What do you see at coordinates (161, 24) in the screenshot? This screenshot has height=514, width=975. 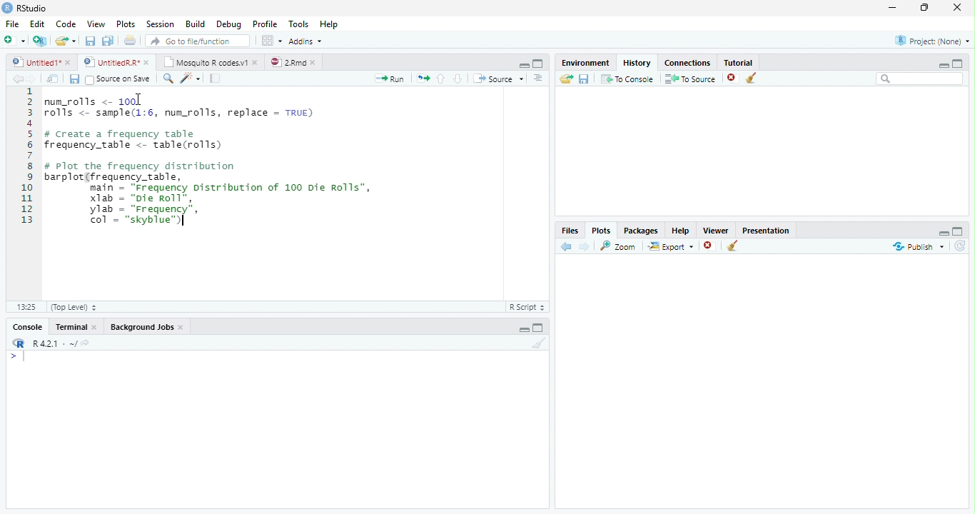 I see `Session` at bounding box center [161, 24].